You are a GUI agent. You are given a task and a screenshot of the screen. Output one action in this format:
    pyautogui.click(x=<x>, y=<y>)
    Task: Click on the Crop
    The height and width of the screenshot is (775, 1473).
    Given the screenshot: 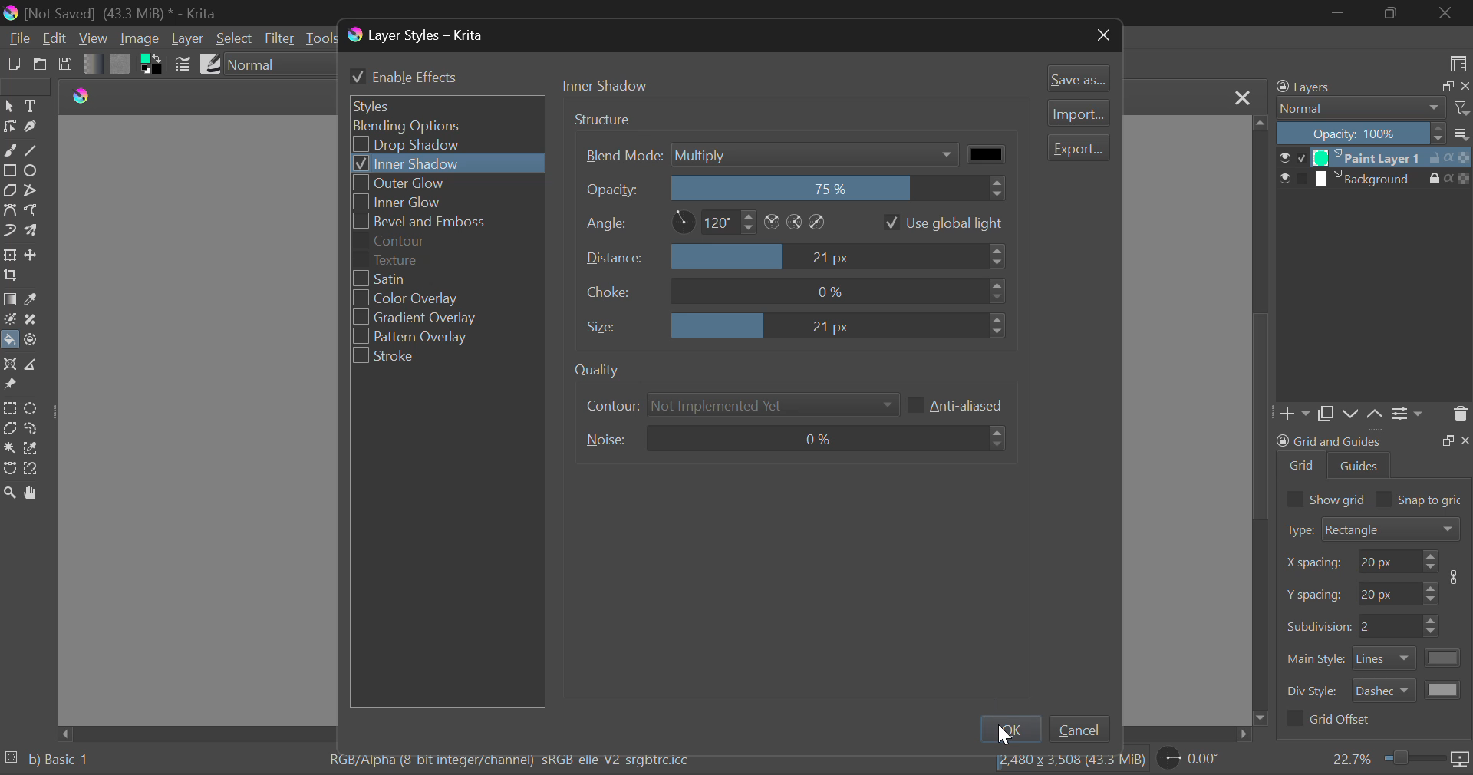 What is the action you would take?
    pyautogui.click(x=9, y=275)
    